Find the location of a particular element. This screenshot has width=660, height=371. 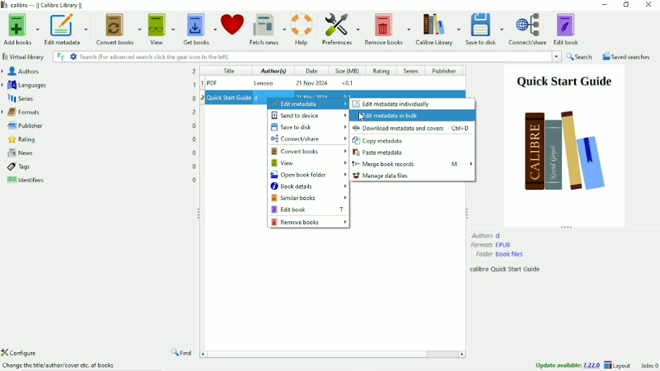

Resize is located at coordinates (199, 213).